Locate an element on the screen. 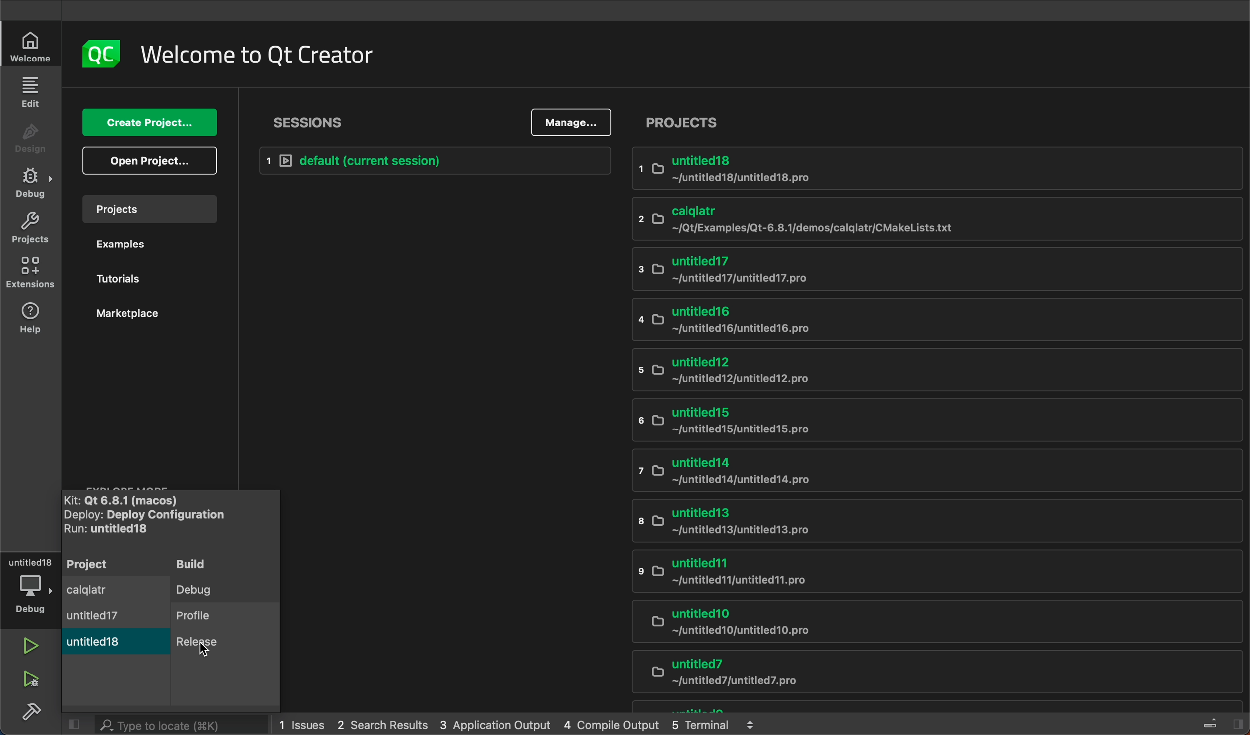 This screenshot has height=735, width=1250. search is located at coordinates (167, 723).